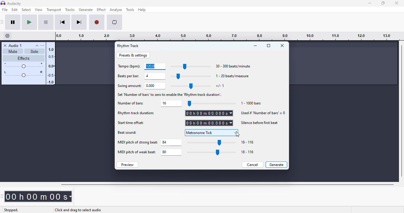  Describe the element at coordinates (248, 152) in the screenshot. I see `18-116` at that location.